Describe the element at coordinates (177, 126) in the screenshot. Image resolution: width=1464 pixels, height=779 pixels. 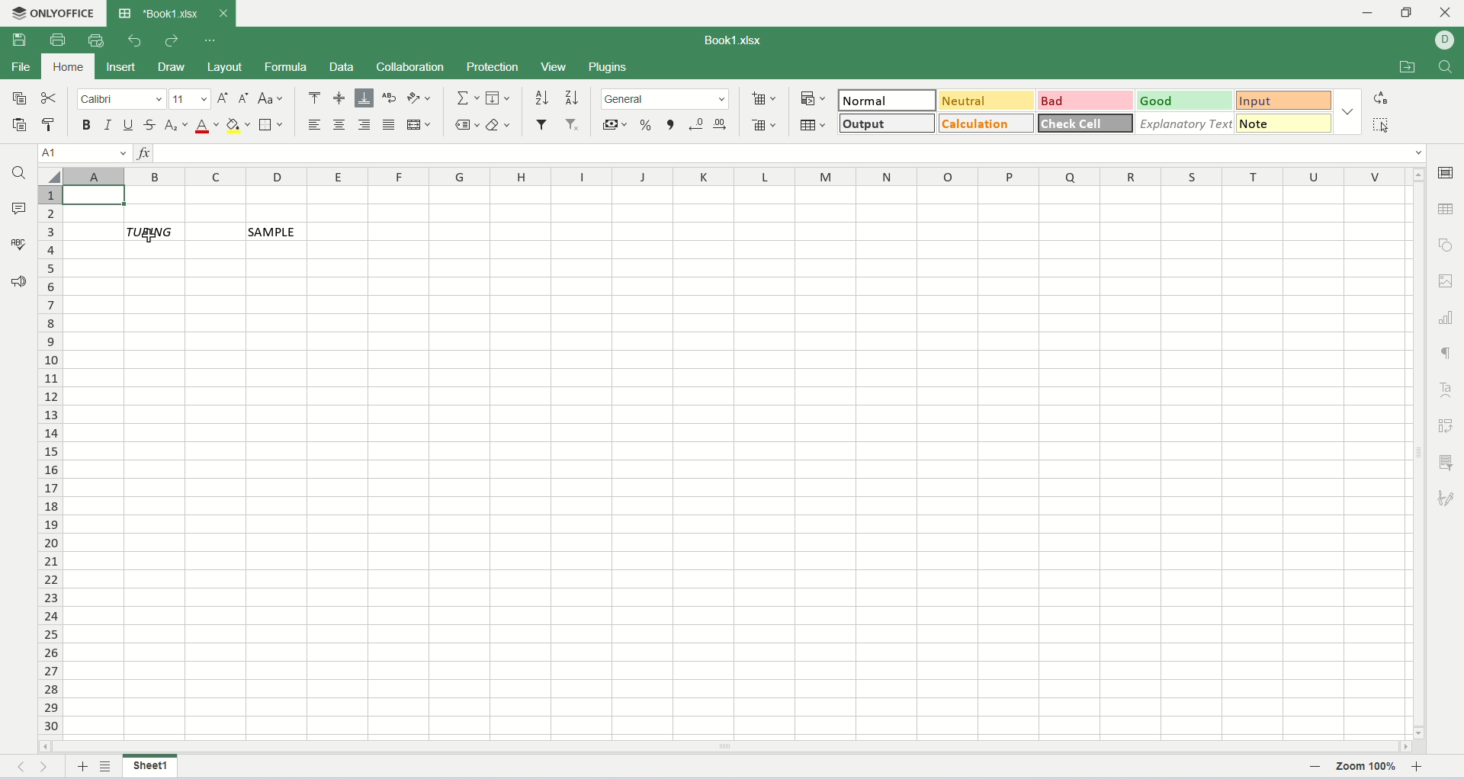
I see `subscript` at that location.